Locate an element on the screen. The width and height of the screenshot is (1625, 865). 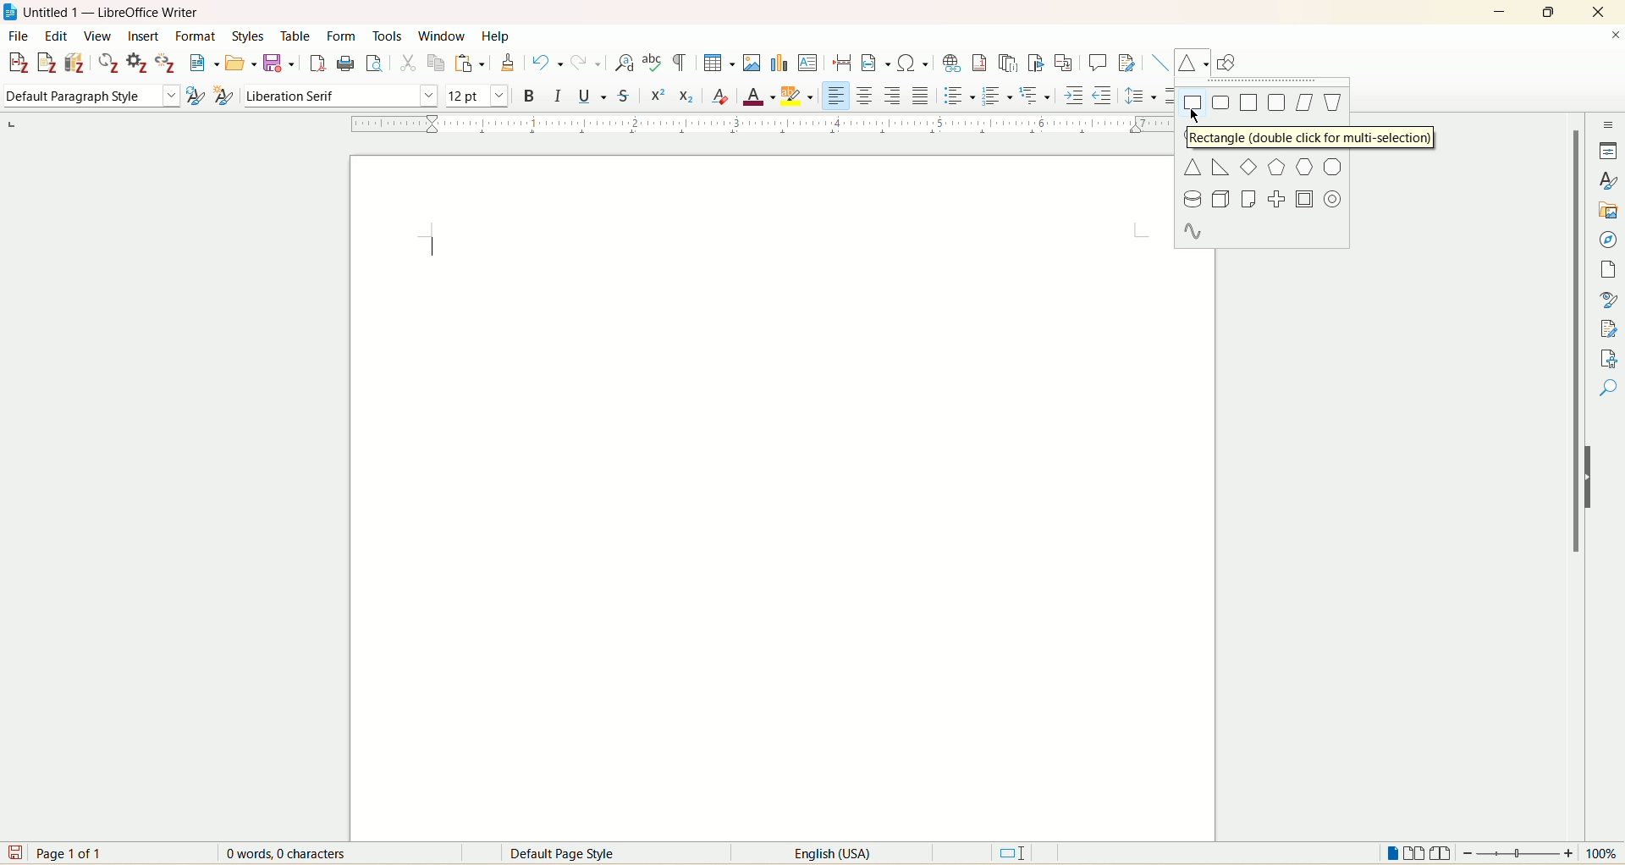
spell check is located at coordinates (653, 63).